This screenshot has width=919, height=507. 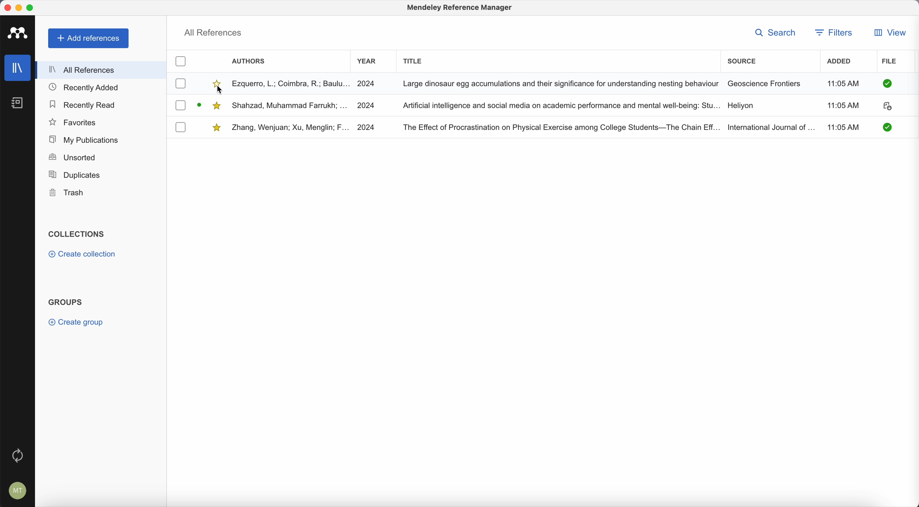 I want to click on create collection, so click(x=82, y=255).